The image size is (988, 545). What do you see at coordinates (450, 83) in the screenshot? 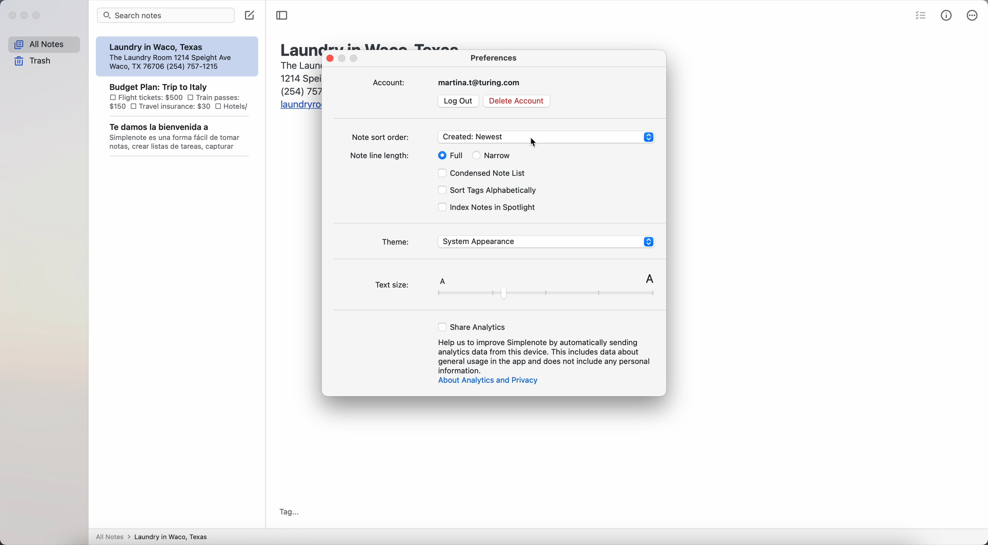
I see `account: martina.t@turing.com` at bounding box center [450, 83].